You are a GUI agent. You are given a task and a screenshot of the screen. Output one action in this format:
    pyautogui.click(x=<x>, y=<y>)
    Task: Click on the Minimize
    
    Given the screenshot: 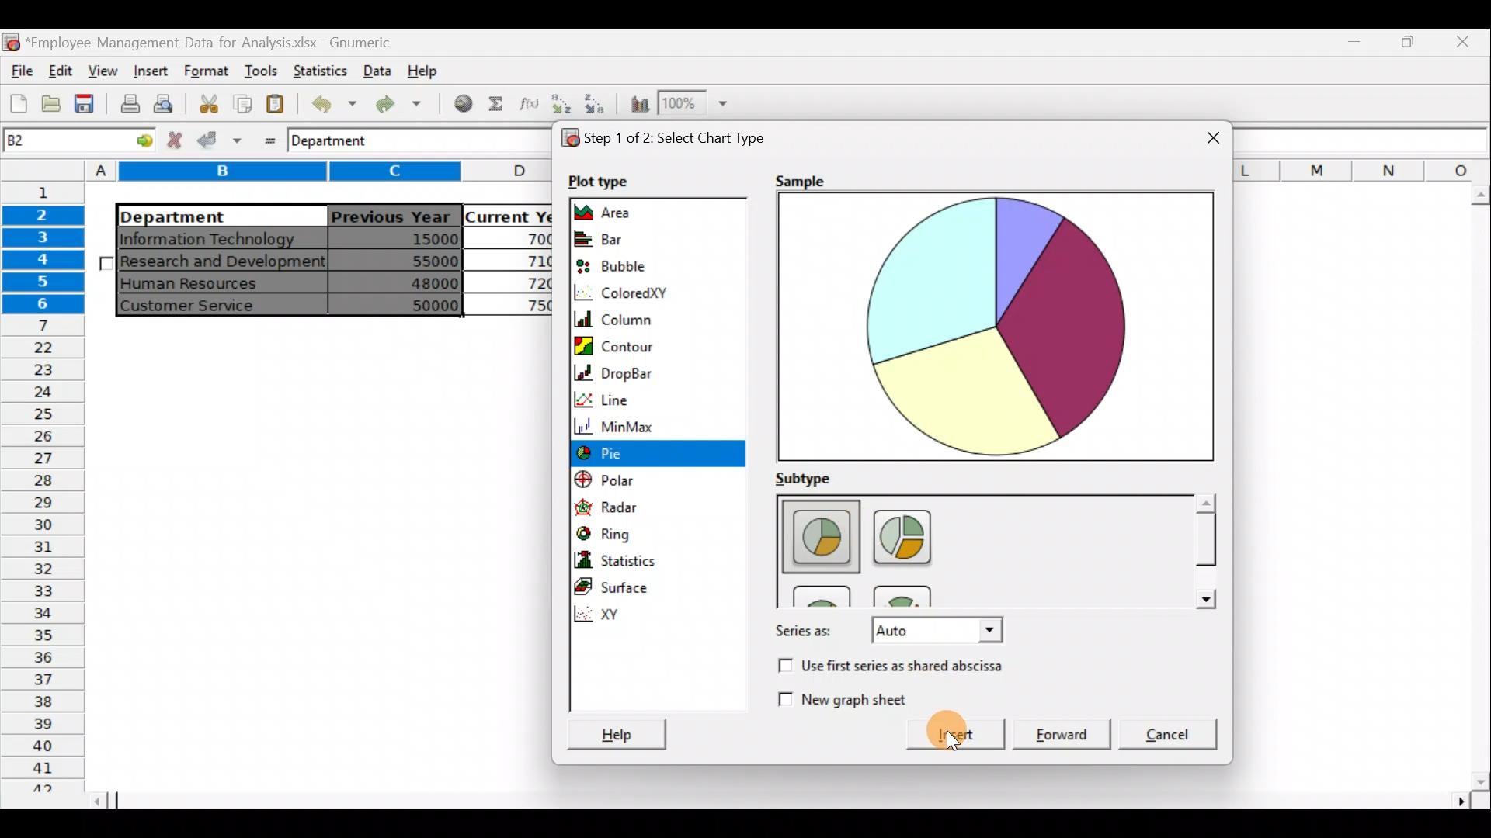 What is the action you would take?
    pyautogui.click(x=1409, y=47)
    